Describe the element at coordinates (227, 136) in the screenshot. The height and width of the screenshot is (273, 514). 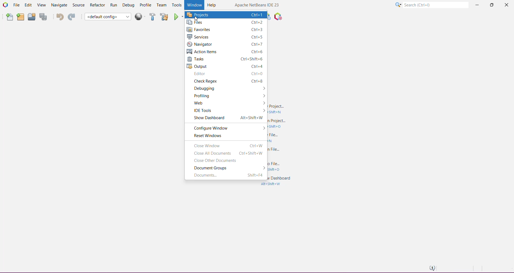
I see `Reset Windows` at that location.